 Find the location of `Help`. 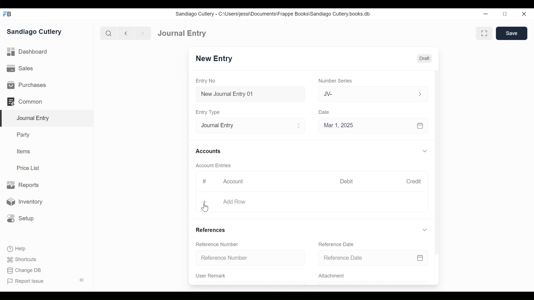

Help is located at coordinates (14, 249).